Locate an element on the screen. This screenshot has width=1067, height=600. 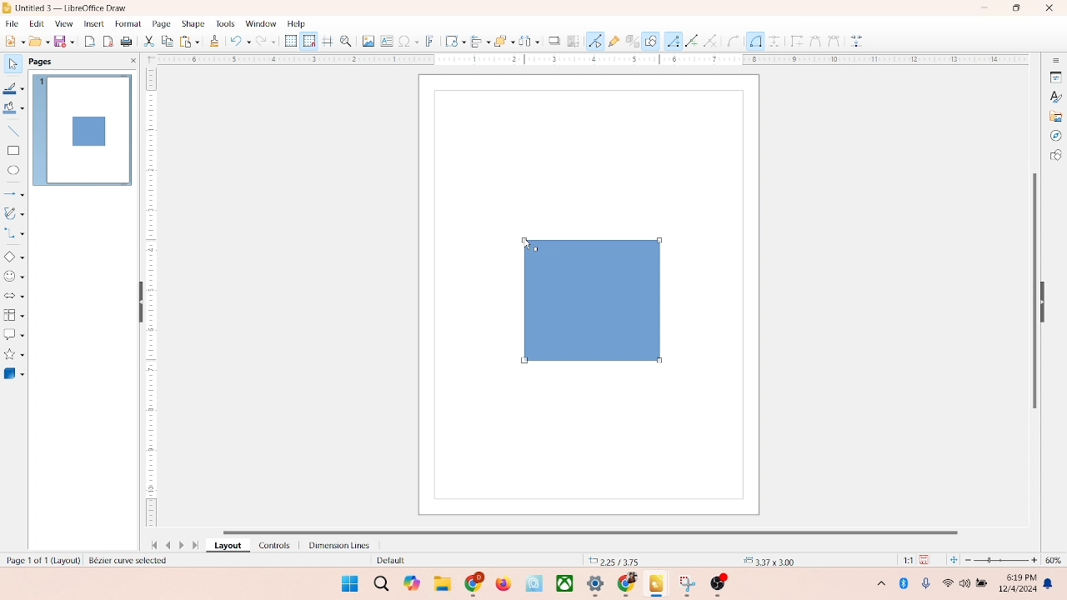
gallery is located at coordinates (1056, 115).